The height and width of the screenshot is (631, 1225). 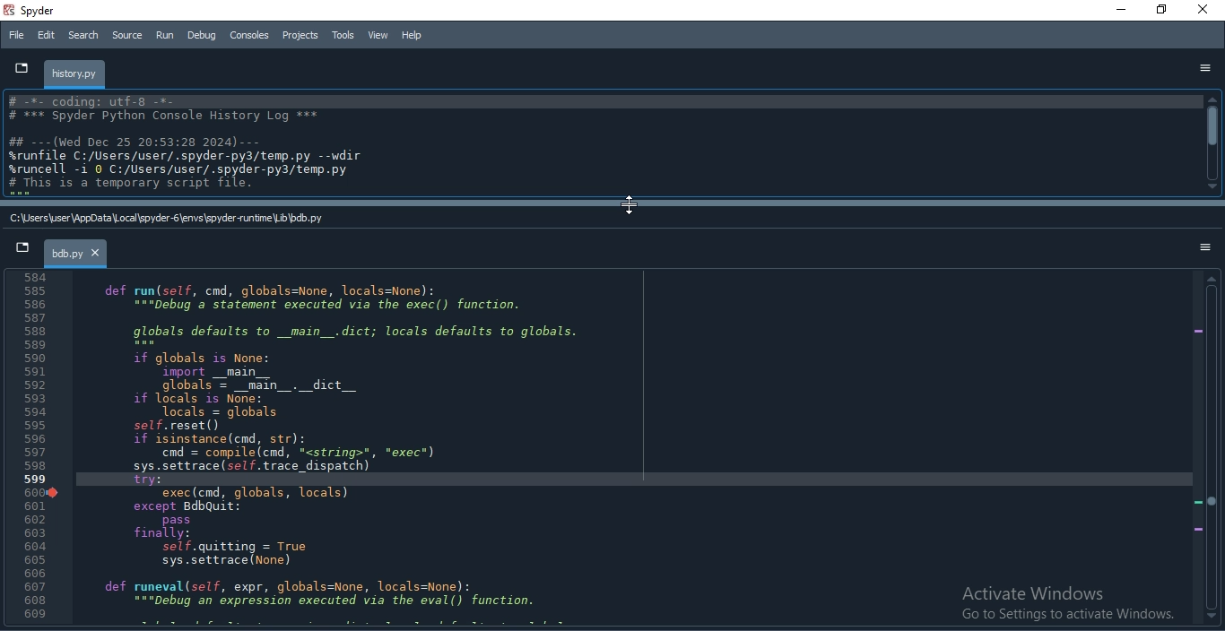 I want to click on Search, so click(x=83, y=36).